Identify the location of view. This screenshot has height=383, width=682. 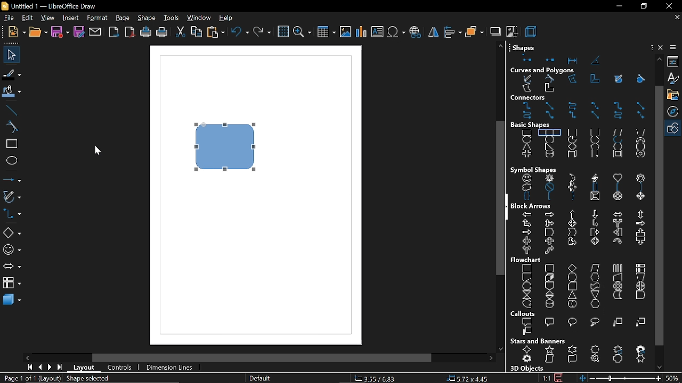
(48, 19).